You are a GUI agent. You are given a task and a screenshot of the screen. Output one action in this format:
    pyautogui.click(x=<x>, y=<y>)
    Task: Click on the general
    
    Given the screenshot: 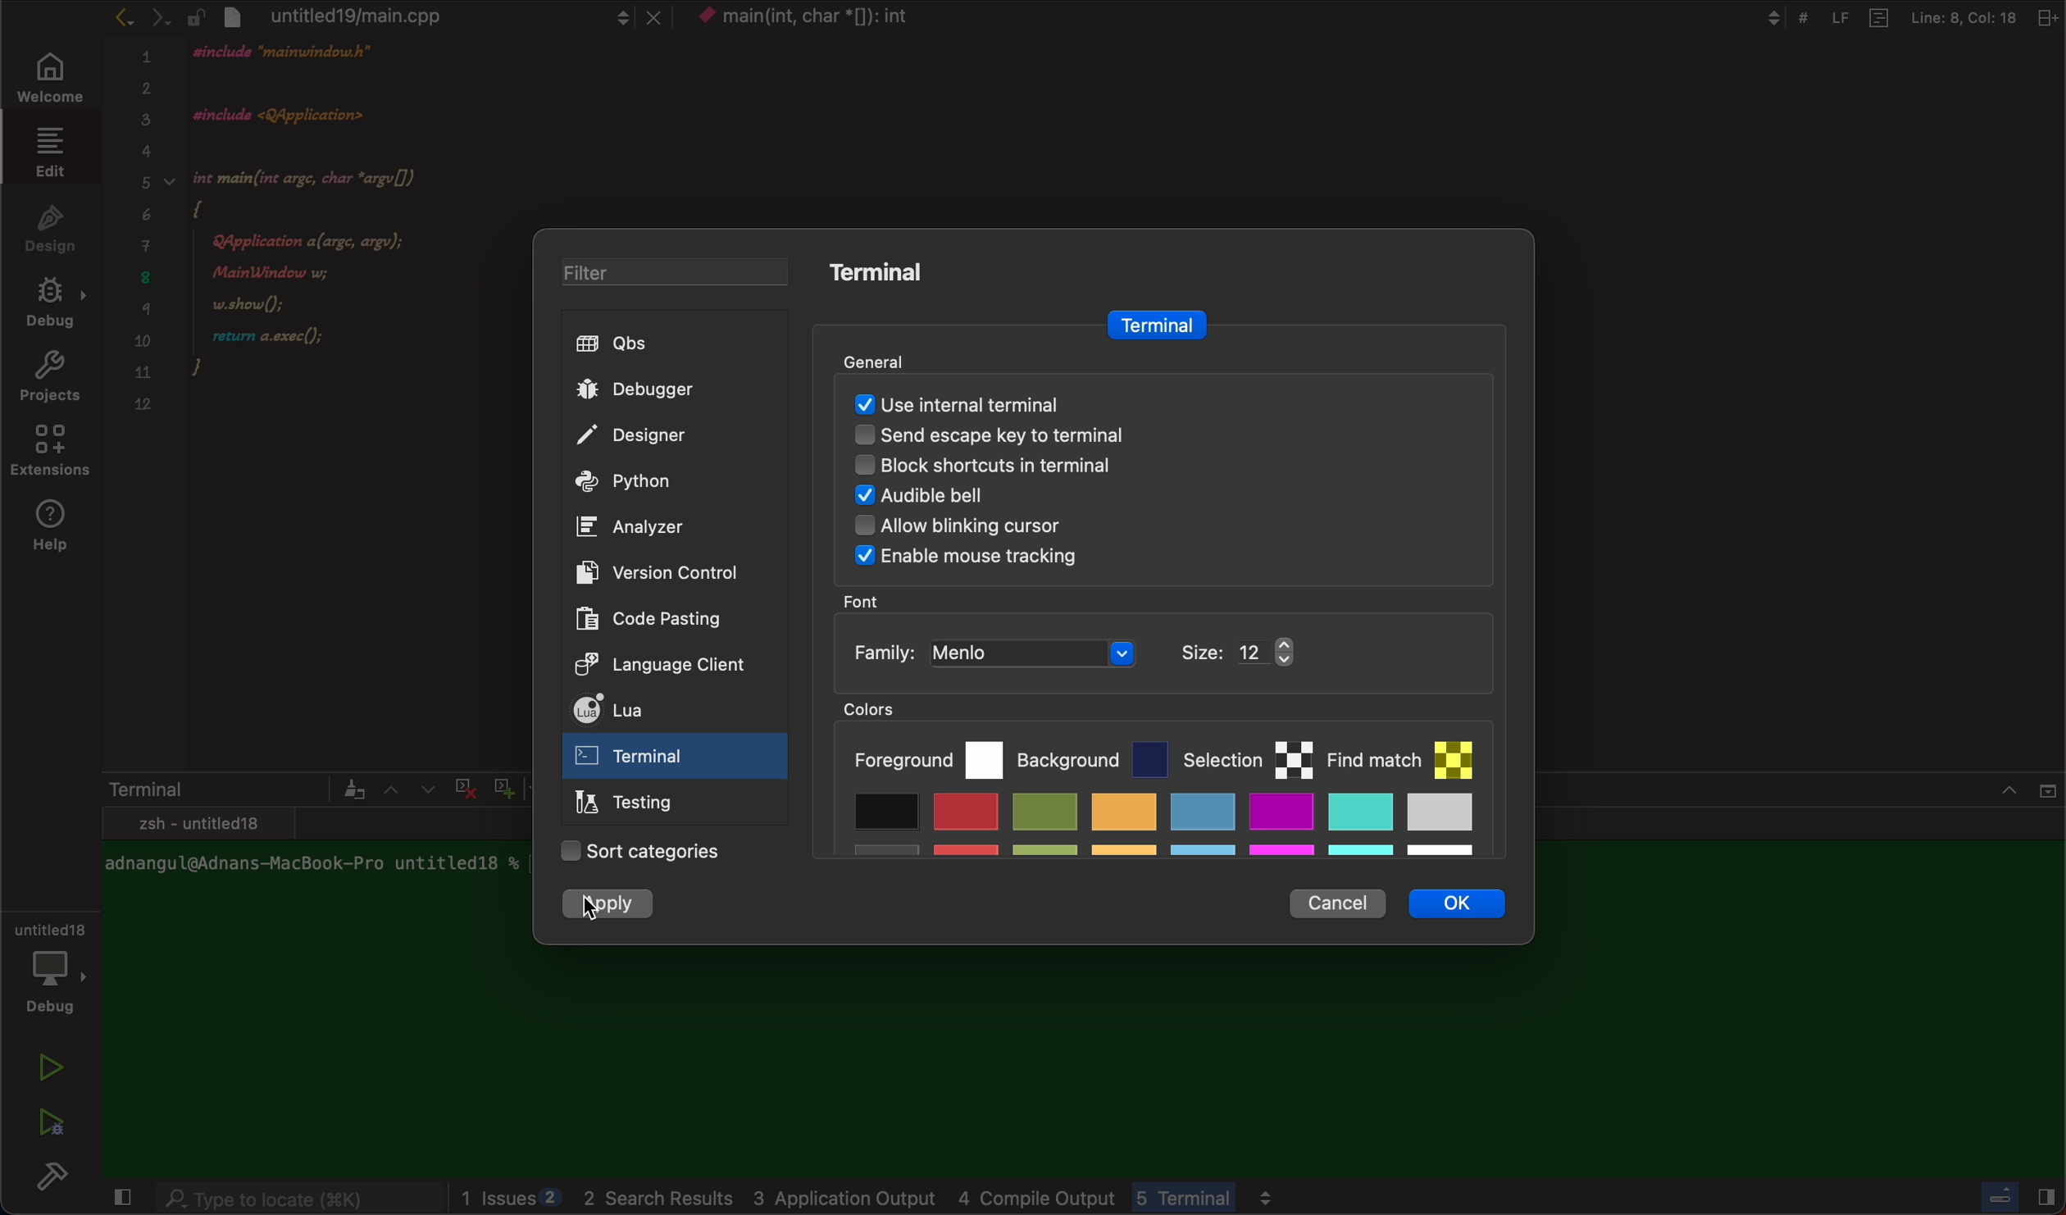 What is the action you would take?
    pyautogui.click(x=899, y=358)
    